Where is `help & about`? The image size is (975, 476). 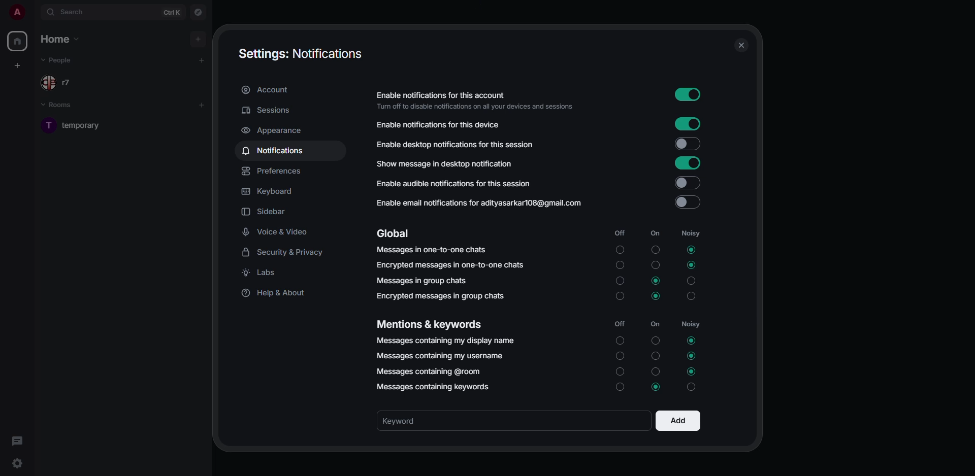 help & about is located at coordinates (276, 294).